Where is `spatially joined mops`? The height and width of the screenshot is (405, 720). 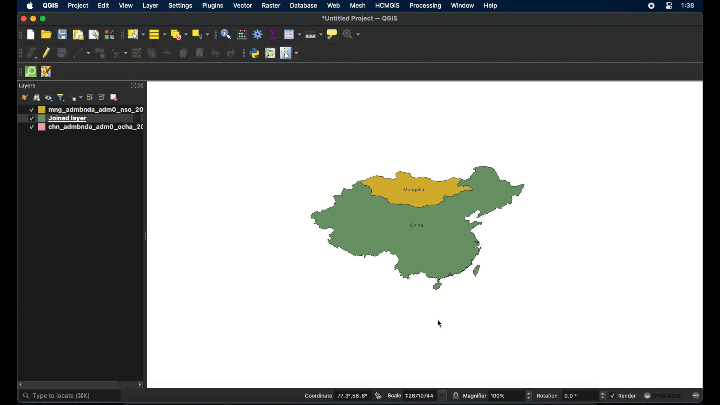 spatially joined mops is located at coordinates (417, 228).